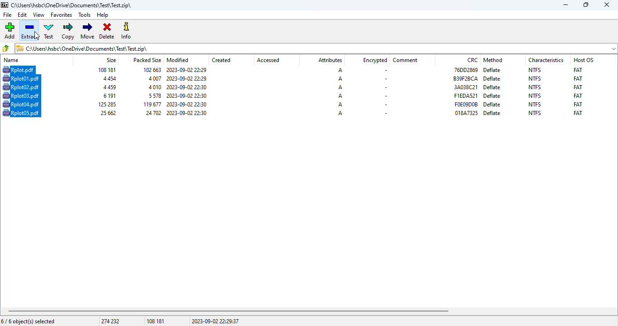  I want to click on size, so click(109, 96).